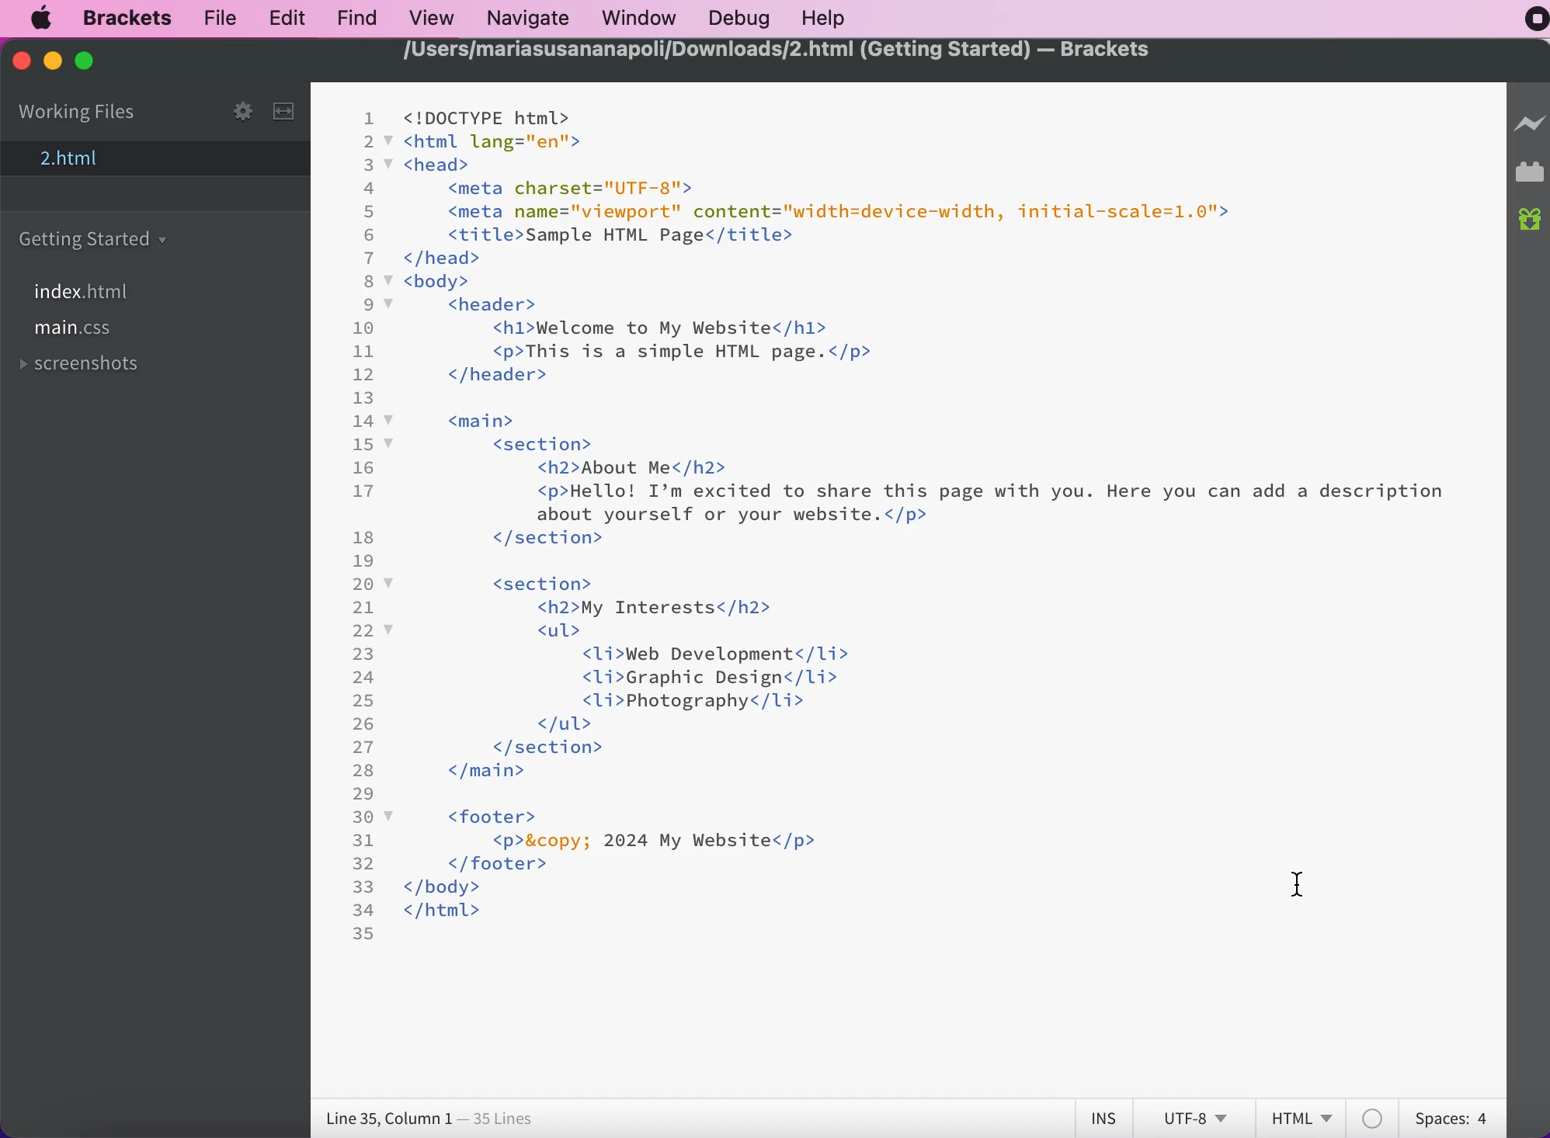 The height and width of the screenshot is (1138, 1550). I want to click on utf-8, so click(1208, 1116).